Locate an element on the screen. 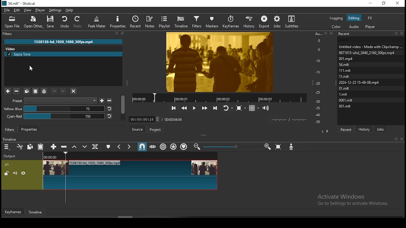 The image size is (406, 228). mouse pointer is located at coordinates (31, 69).